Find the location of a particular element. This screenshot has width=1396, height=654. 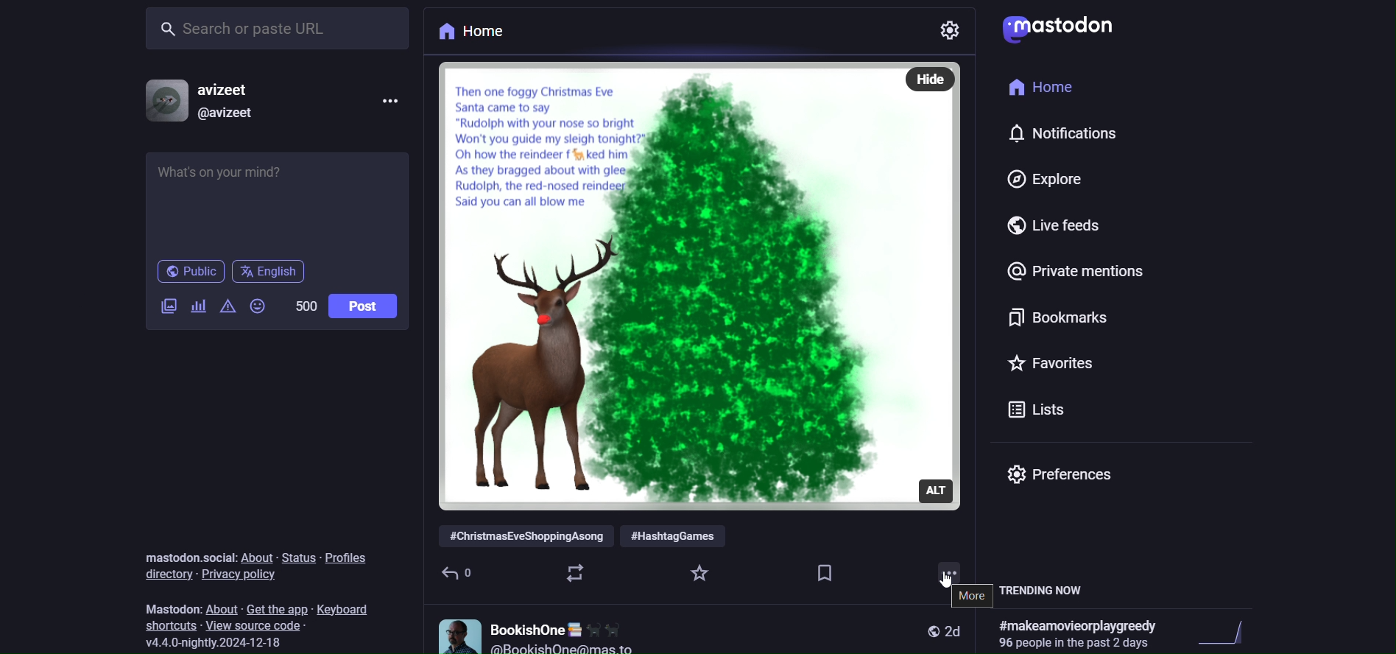

cursor is located at coordinates (946, 581).